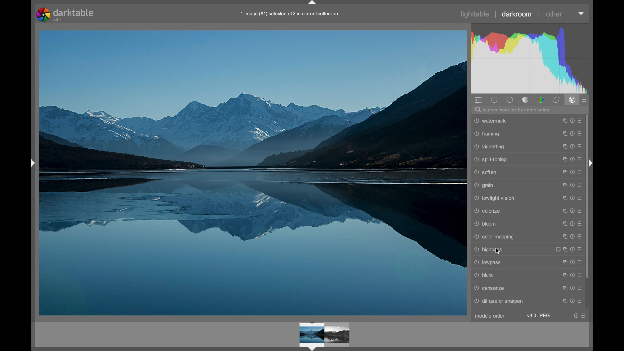  Describe the element at coordinates (585, 100) in the screenshot. I see `presets` at that location.